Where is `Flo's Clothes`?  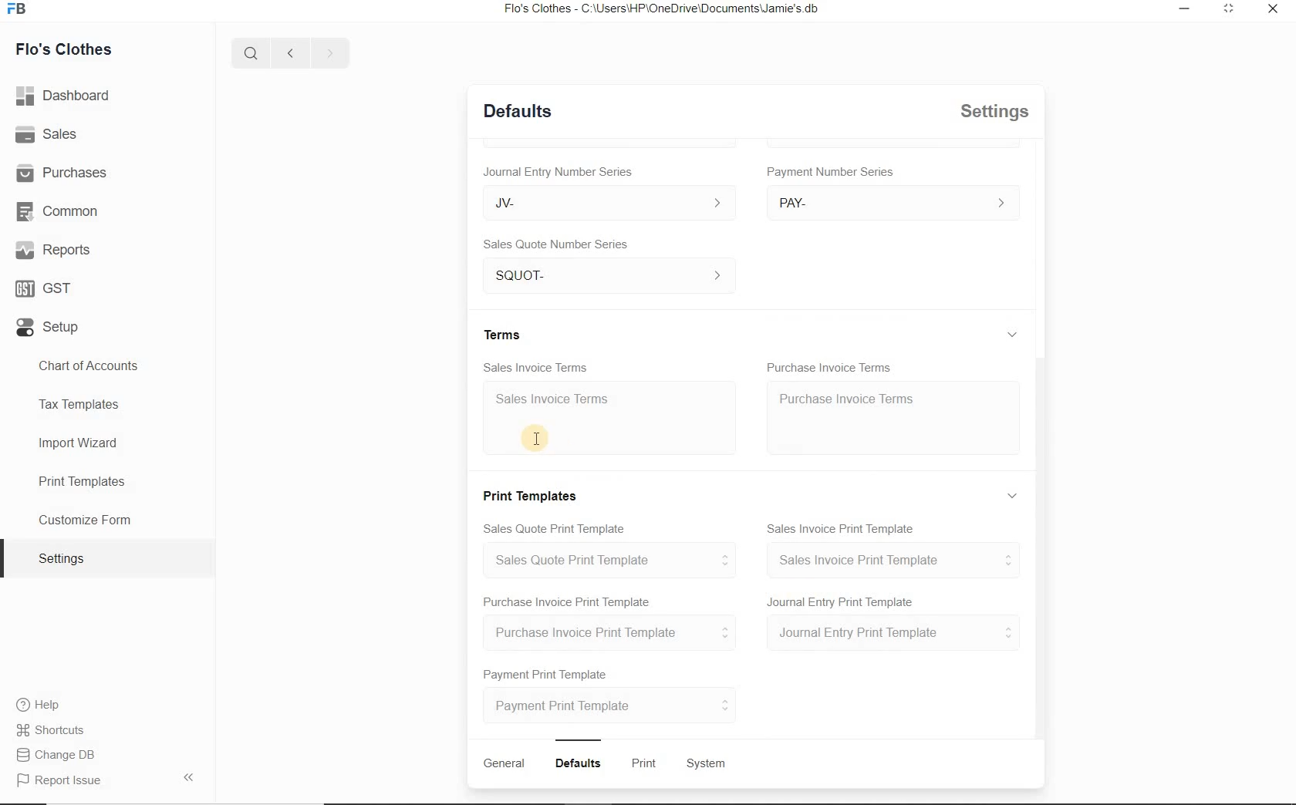
Flo's Clothes is located at coordinates (62, 51).